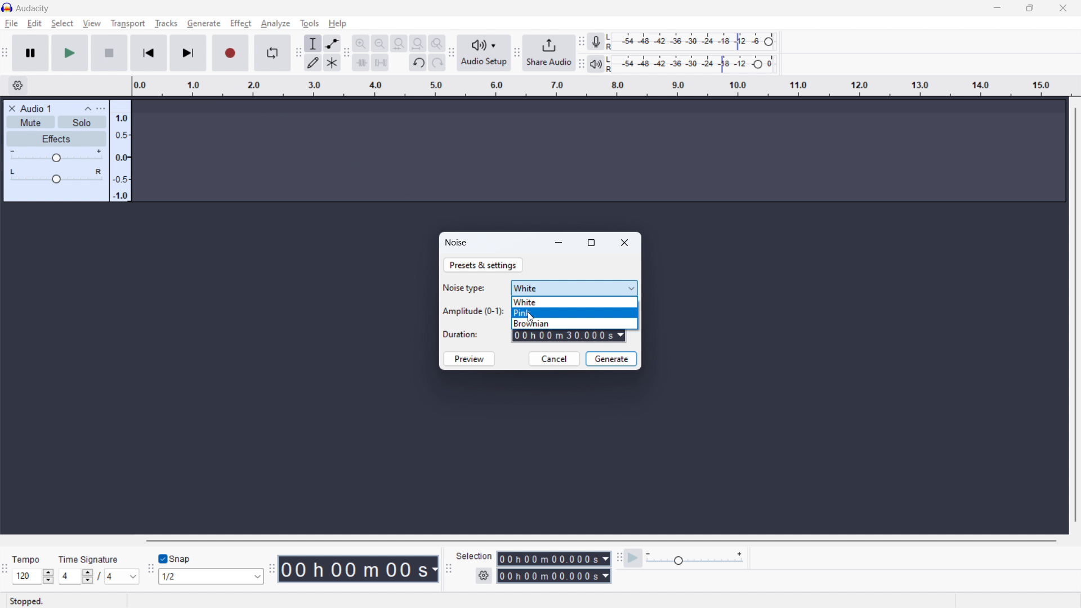  Describe the element at coordinates (595, 64) in the screenshot. I see `playback meter ` at that location.